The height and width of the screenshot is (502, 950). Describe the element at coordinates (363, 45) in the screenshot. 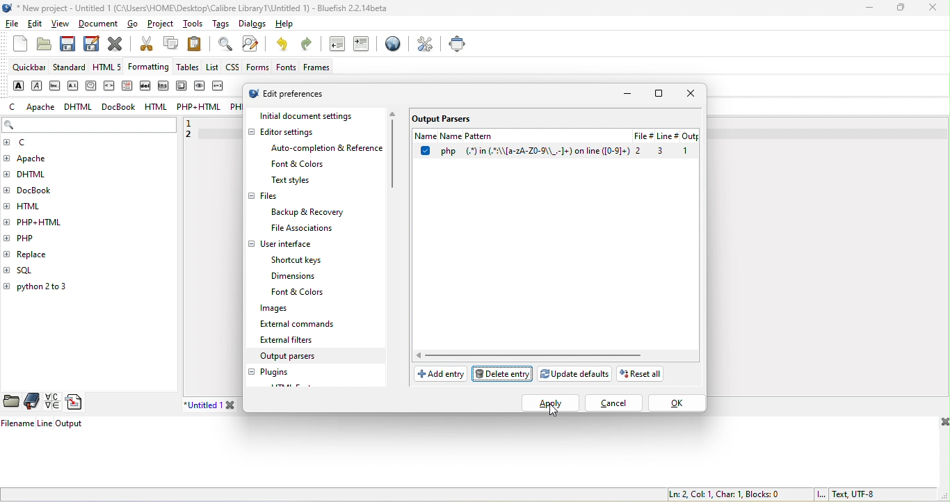

I see `indent` at that location.